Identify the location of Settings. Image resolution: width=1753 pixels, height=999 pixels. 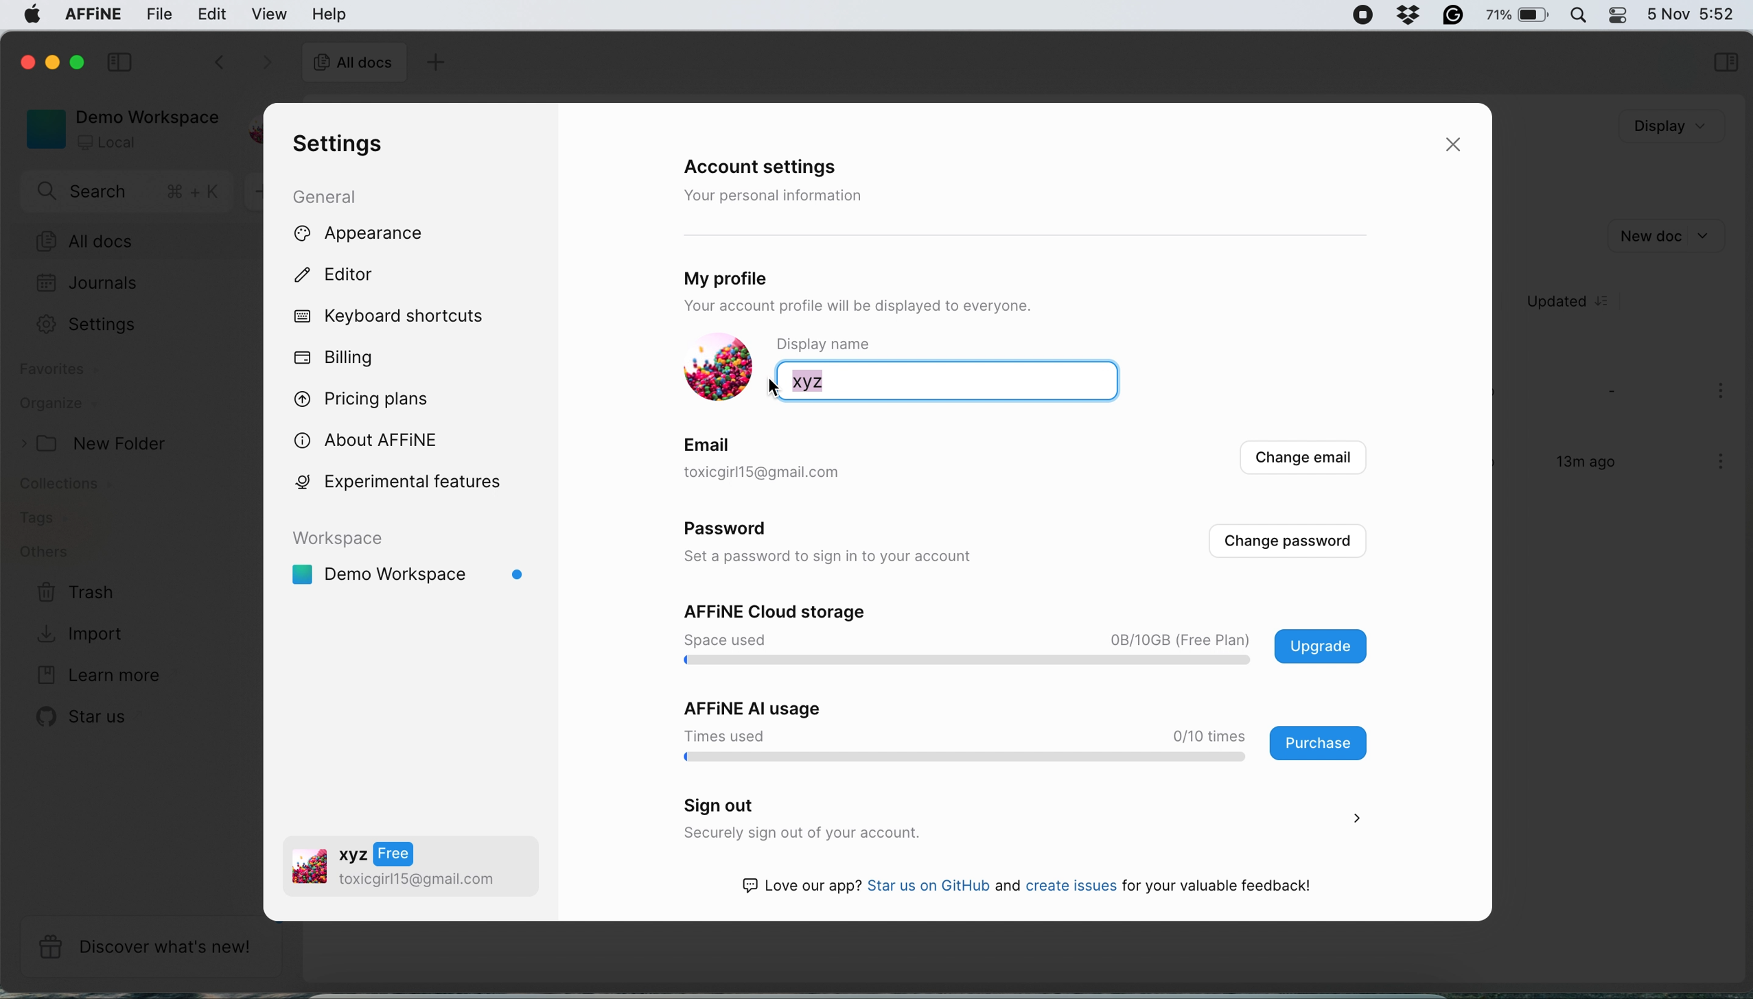
(102, 324).